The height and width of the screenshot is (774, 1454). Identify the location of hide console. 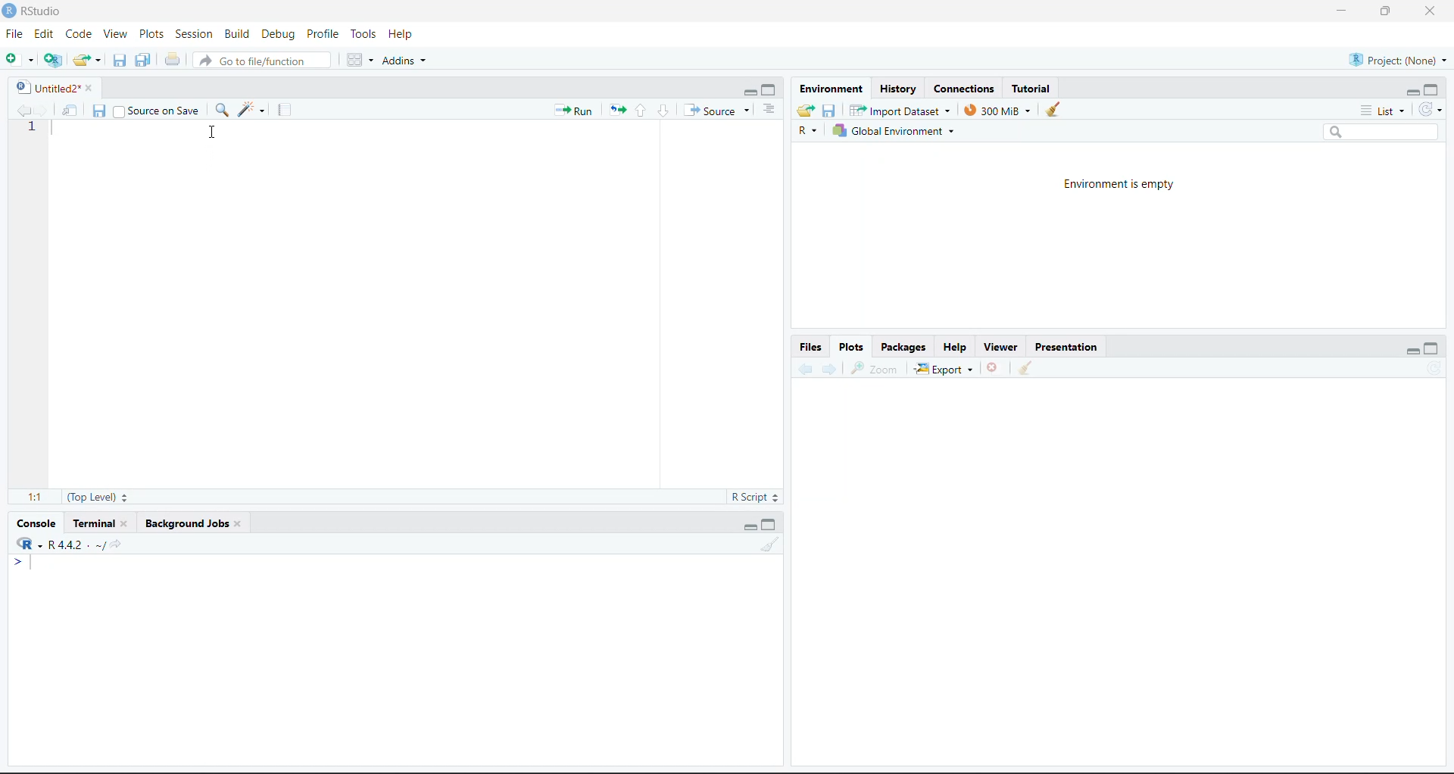
(1434, 90).